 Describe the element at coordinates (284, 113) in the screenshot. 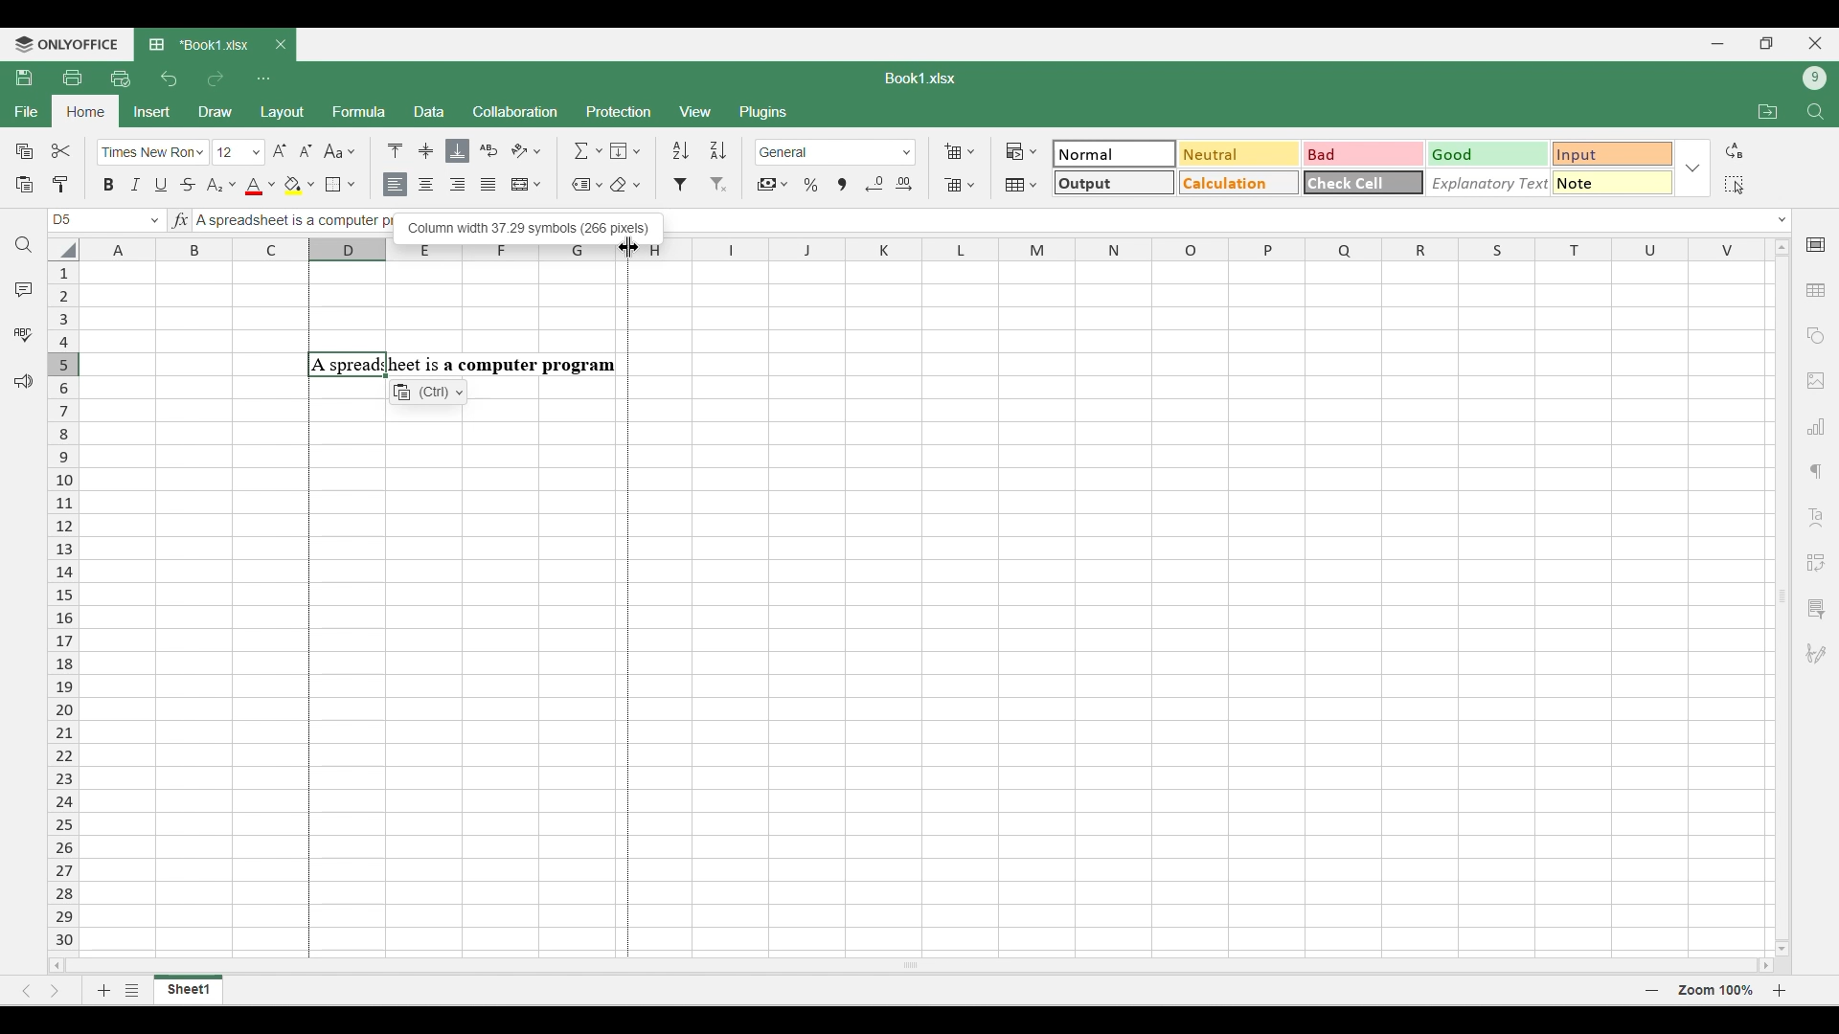

I see `Layout menu` at that location.